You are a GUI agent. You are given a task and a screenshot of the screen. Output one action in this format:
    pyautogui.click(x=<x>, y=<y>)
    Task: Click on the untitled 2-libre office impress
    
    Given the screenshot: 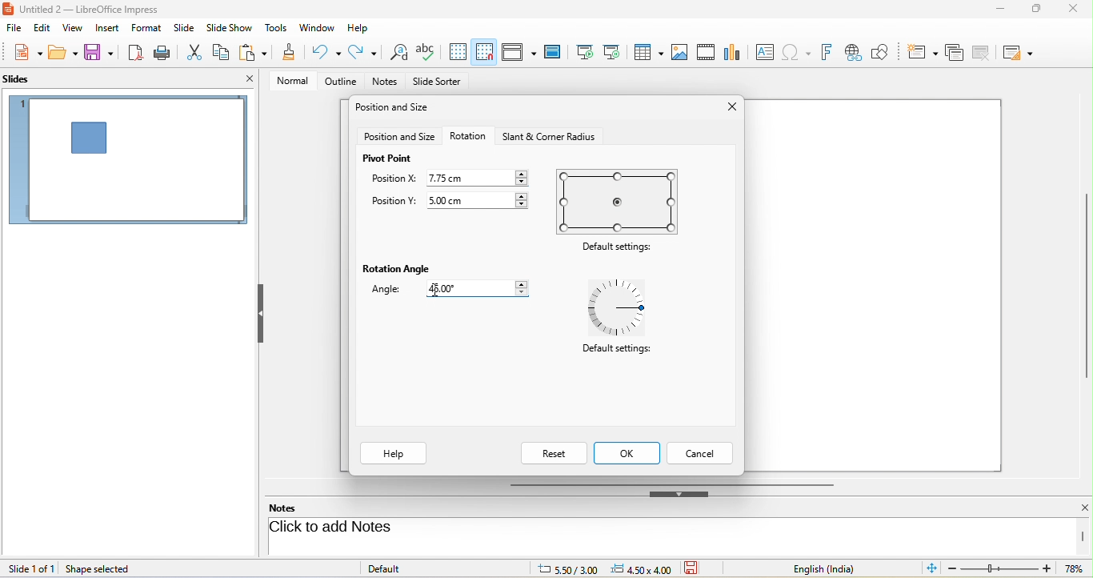 What is the action you would take?
    pyautogui.click(x=98, y=8)
    